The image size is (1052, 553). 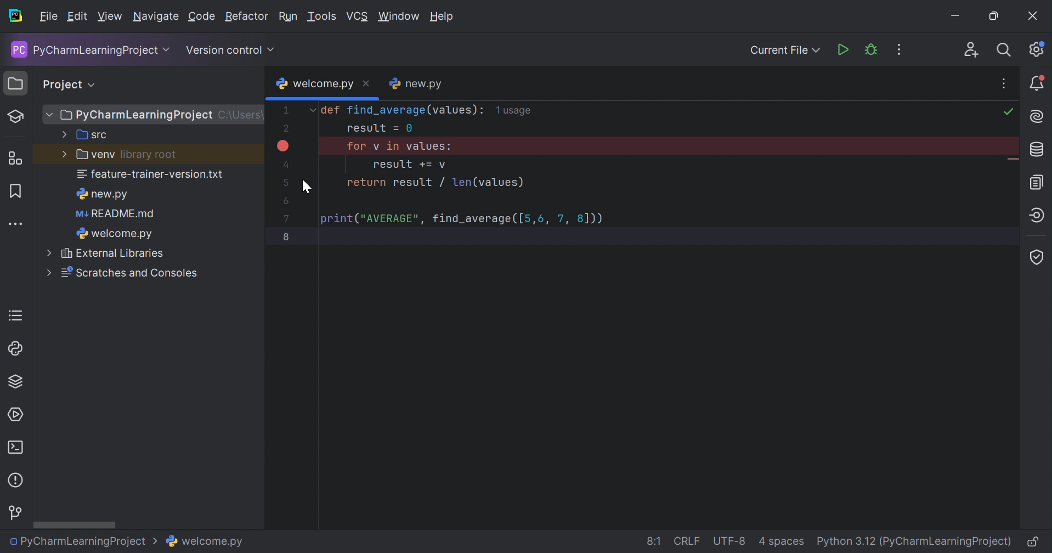 I want to click on Python Console, so click(x=13, y=349).